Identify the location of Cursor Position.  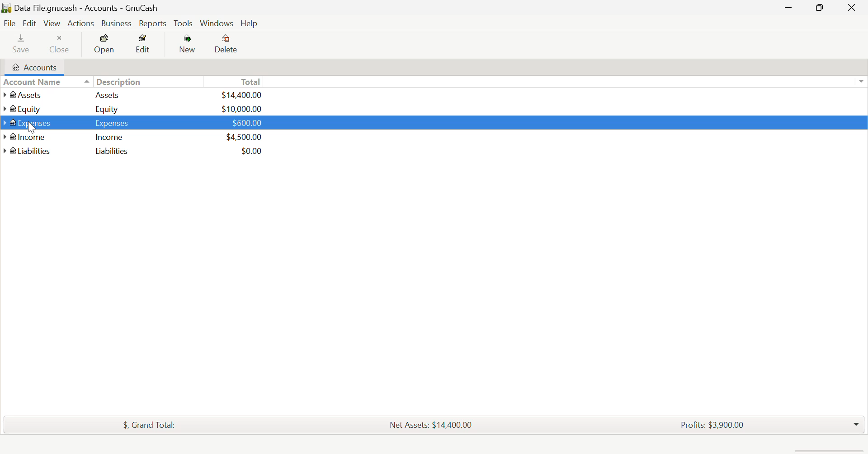
(31, 126).